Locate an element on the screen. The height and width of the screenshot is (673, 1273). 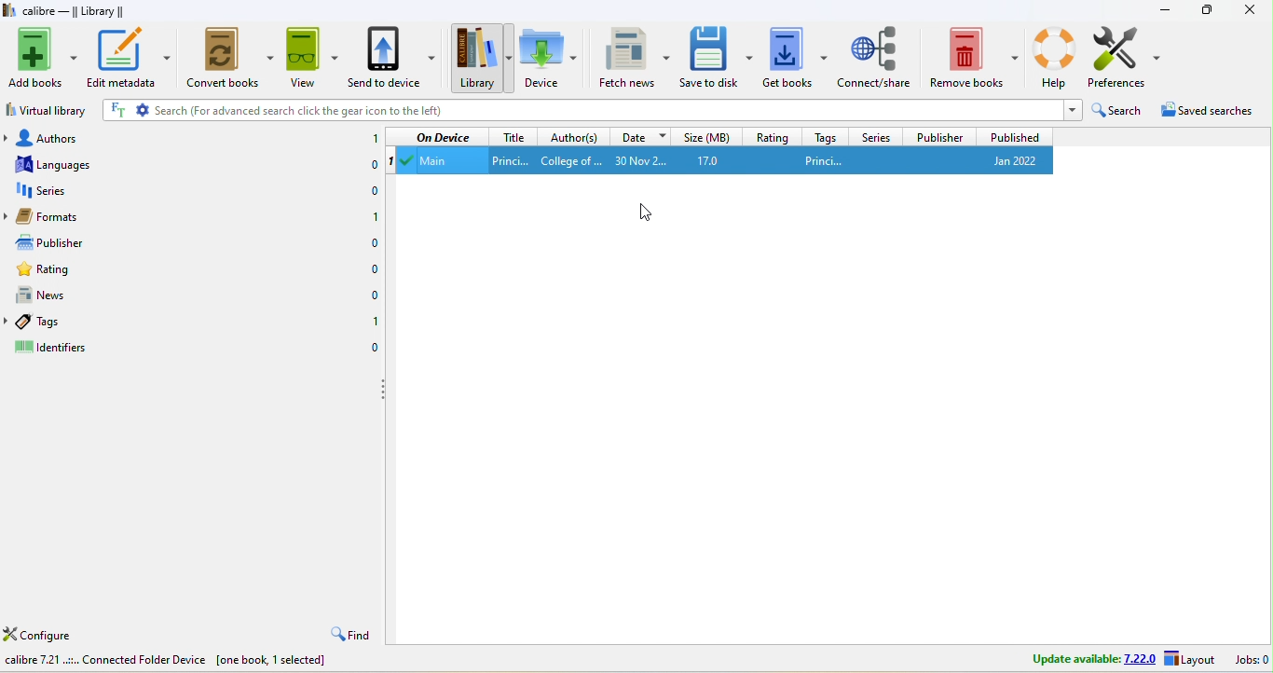
0 is located at coordinates (374, 349).